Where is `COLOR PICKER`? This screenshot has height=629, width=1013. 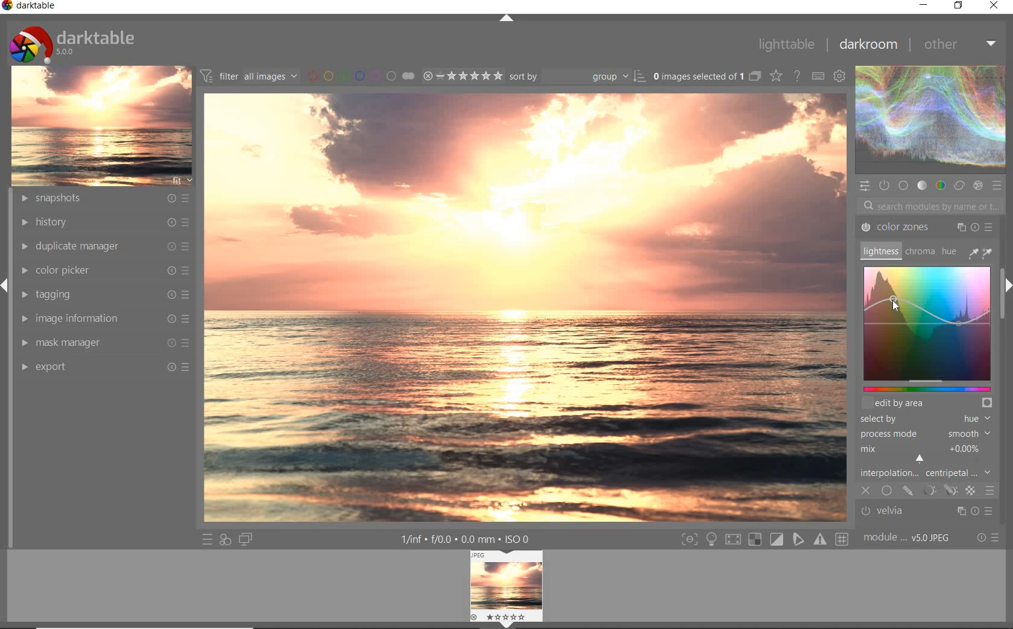 COLOR PICKER is located at coordinates (107, 269).